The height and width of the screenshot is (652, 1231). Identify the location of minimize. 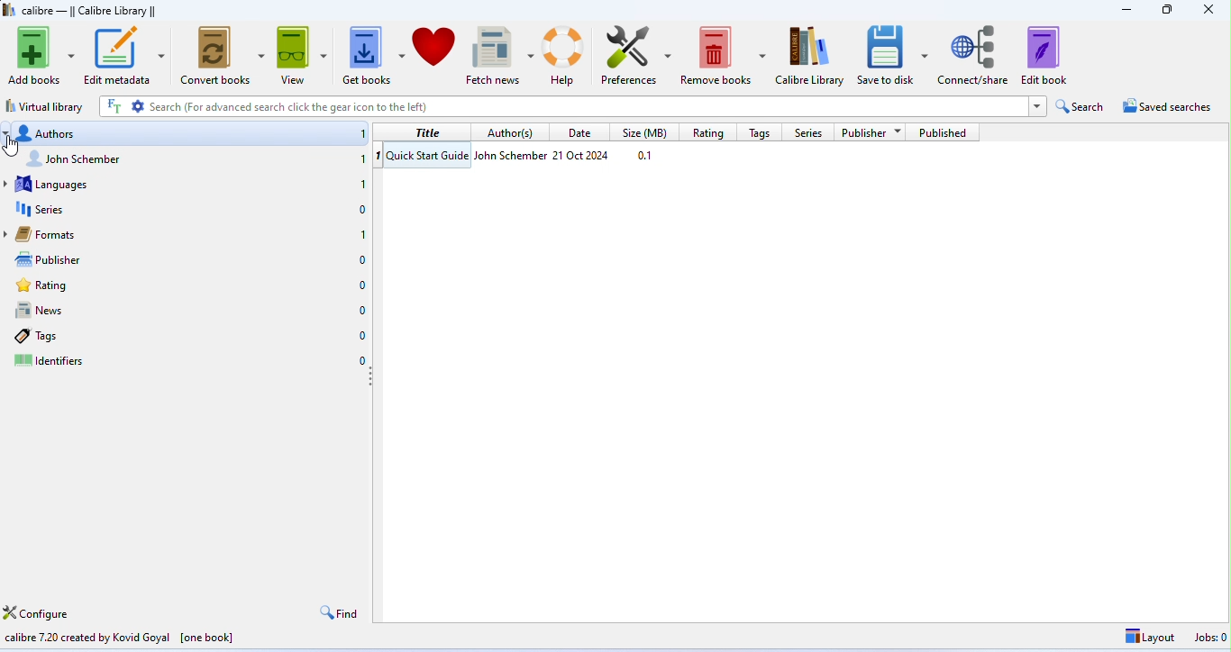
(1126, 11).